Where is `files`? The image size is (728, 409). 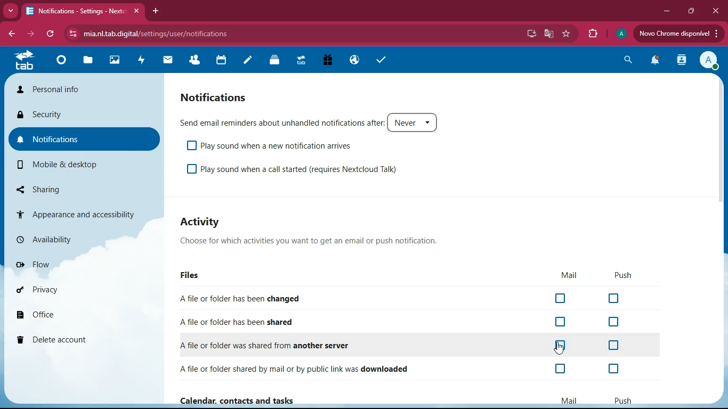
files is located at coordinates (87, 61).